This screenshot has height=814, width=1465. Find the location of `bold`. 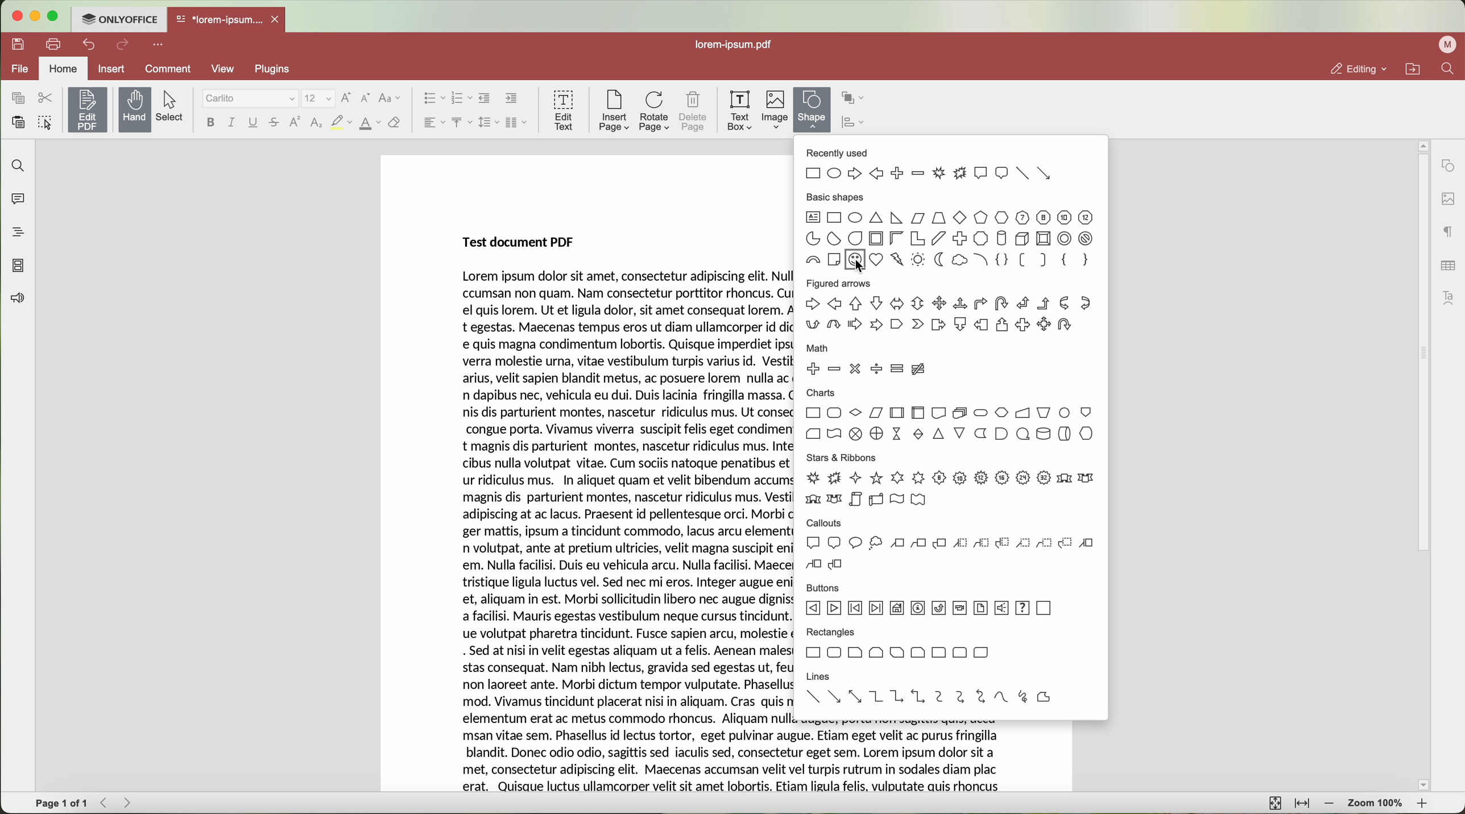

bold is located at coordinates (209, 122).